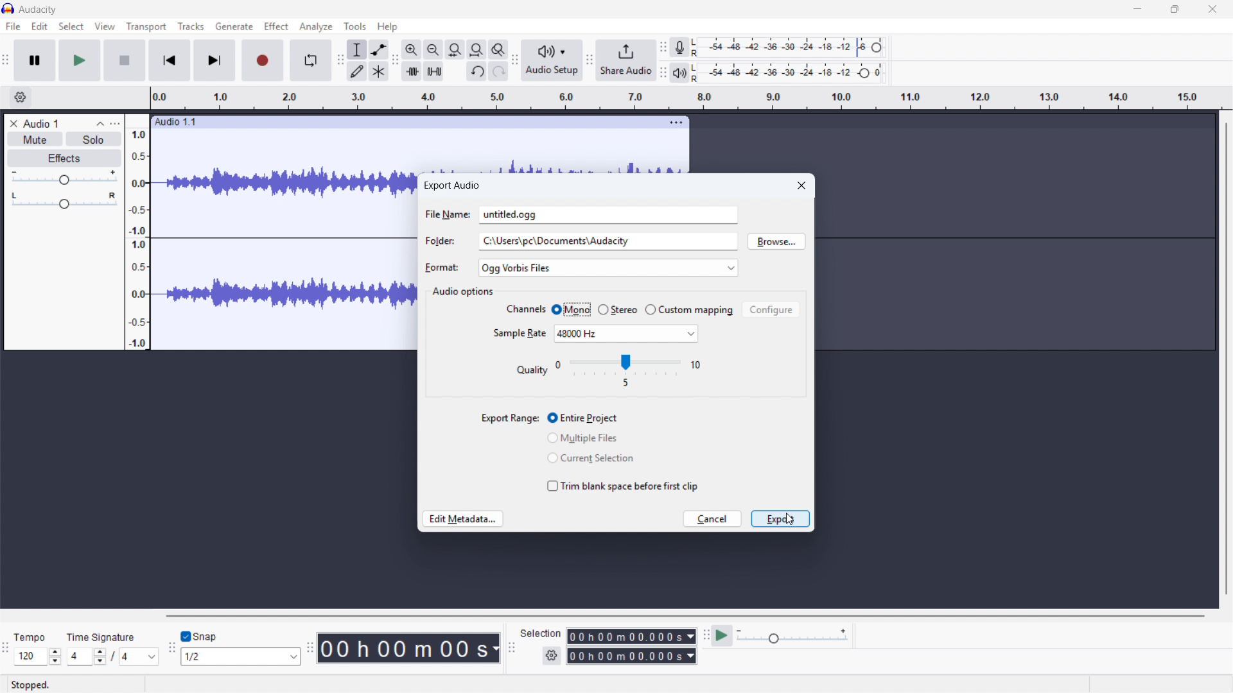  Describe the element at coordinates (100, 123) in the screenshot. I see `Collapse ` at that location.